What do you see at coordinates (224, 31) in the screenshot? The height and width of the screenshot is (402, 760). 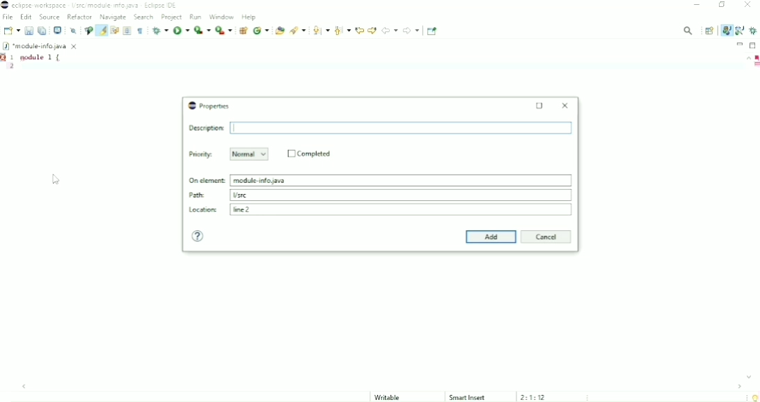 I see `Run last tool` at bounding box center [224, 31].